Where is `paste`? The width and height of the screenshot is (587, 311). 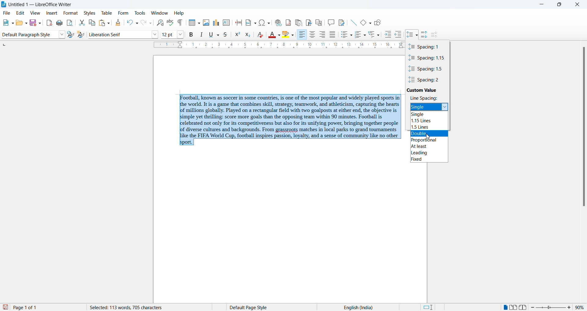 paste is located at coordinates (102, 23).